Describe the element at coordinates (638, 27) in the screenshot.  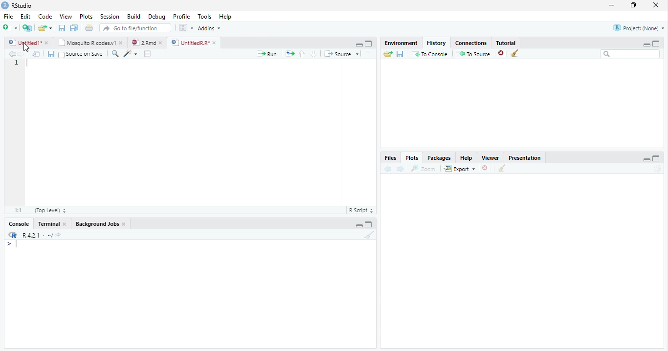
I see `Project(none)` at that location.